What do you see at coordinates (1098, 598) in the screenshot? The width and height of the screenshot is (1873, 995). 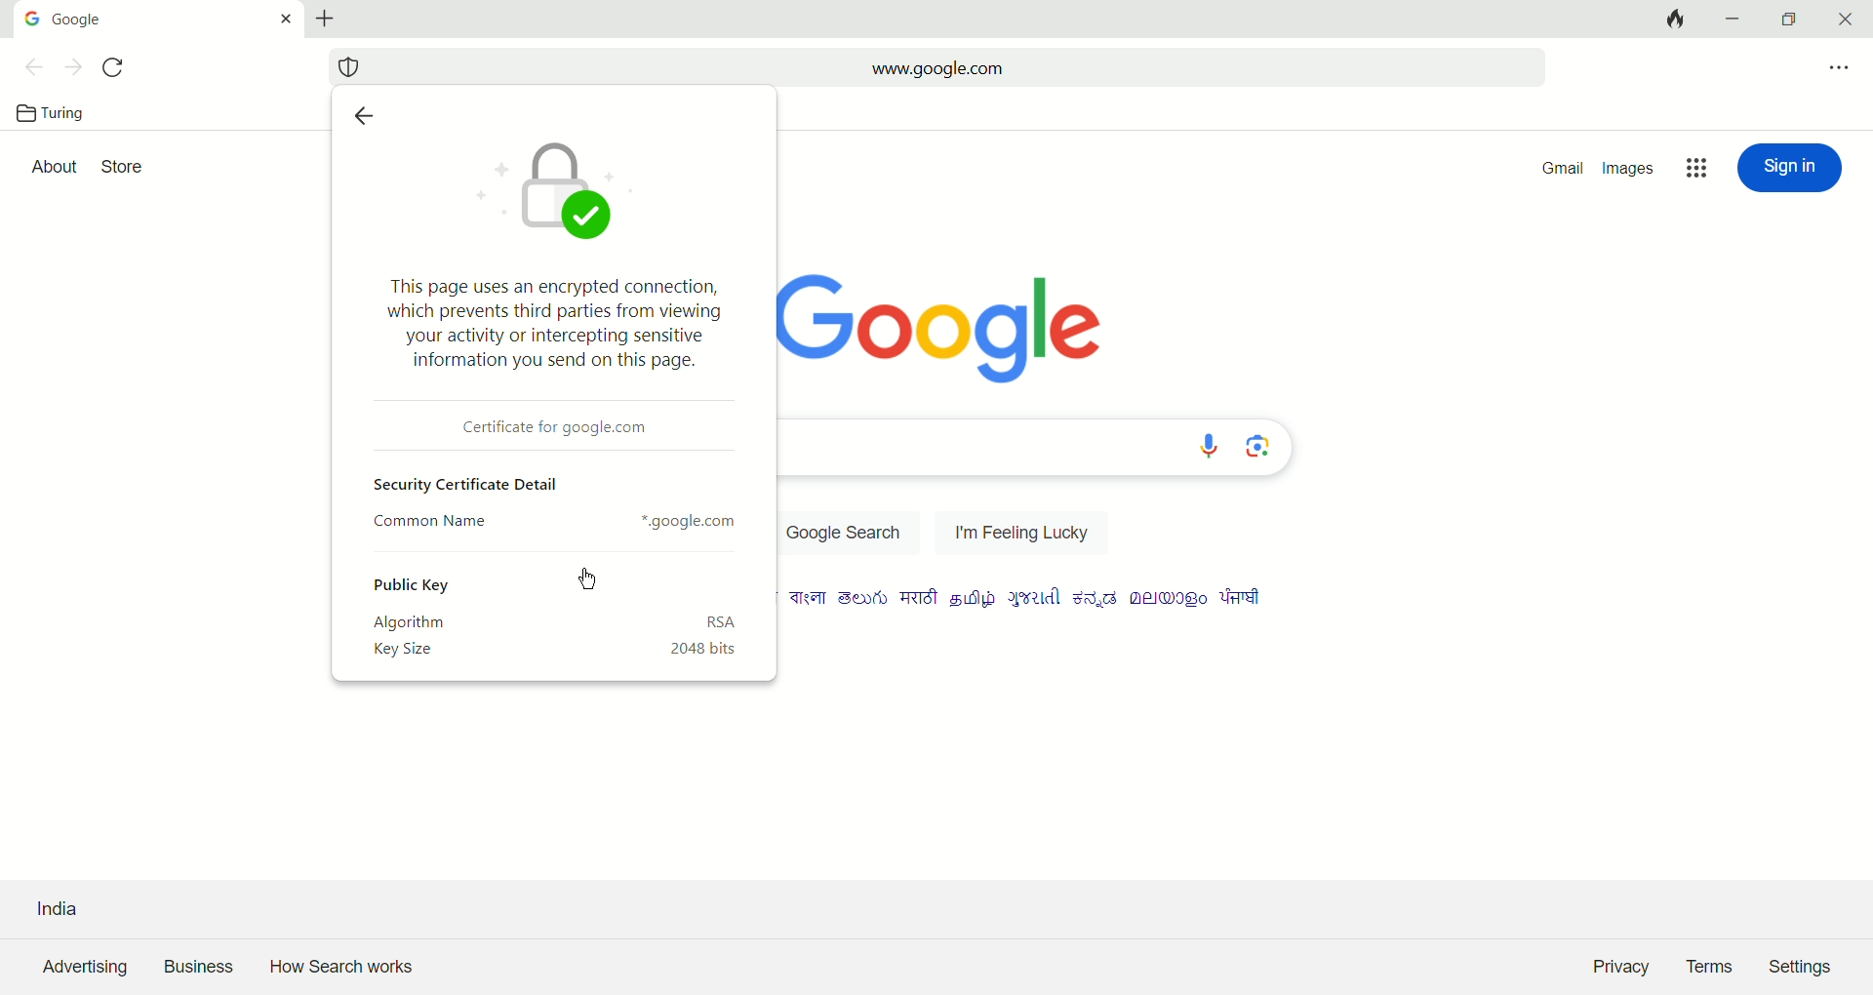 I see `language` at bounding box center [1098, 598].